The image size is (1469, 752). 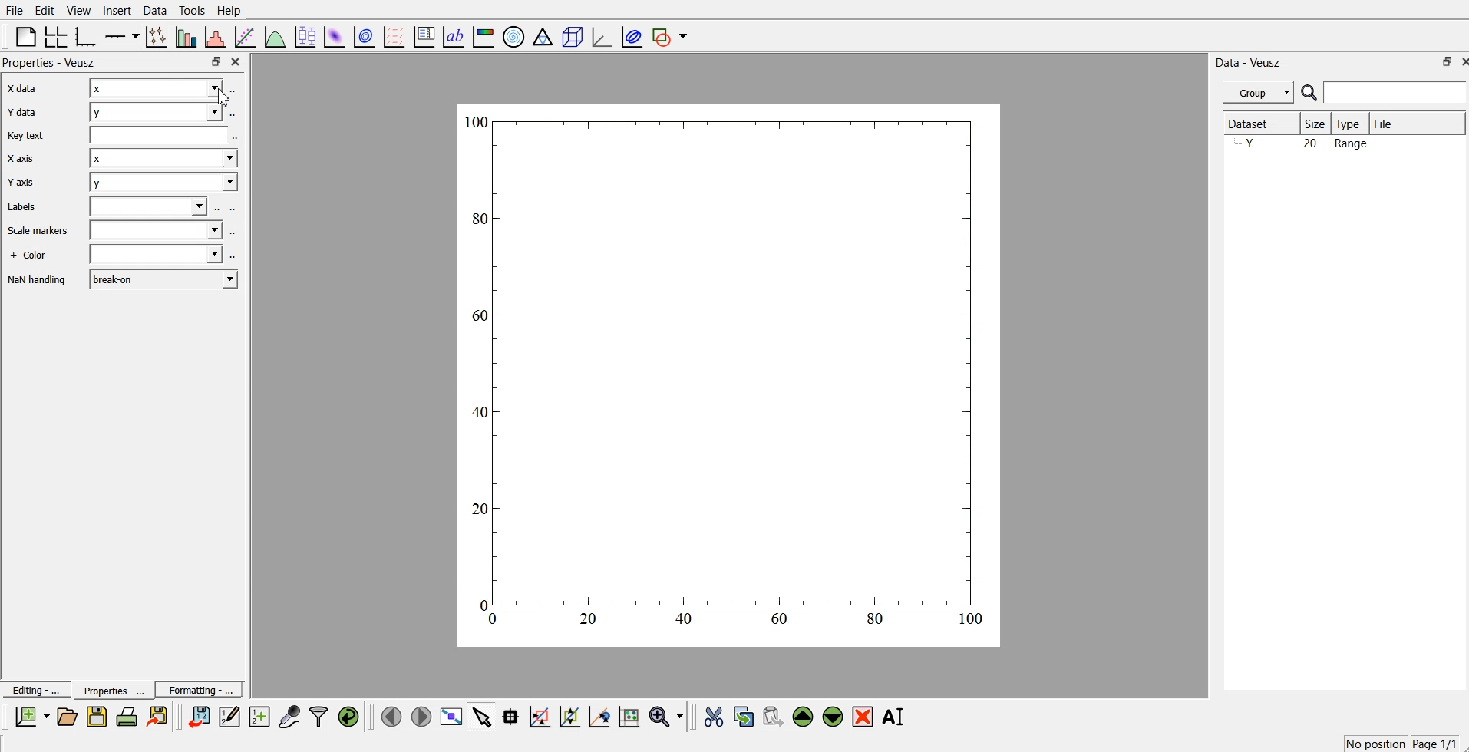 What do you see at coordinates (600, 714) in the screenshot?
I see `click to recentre graph axes` at bounding box center [600, 714].